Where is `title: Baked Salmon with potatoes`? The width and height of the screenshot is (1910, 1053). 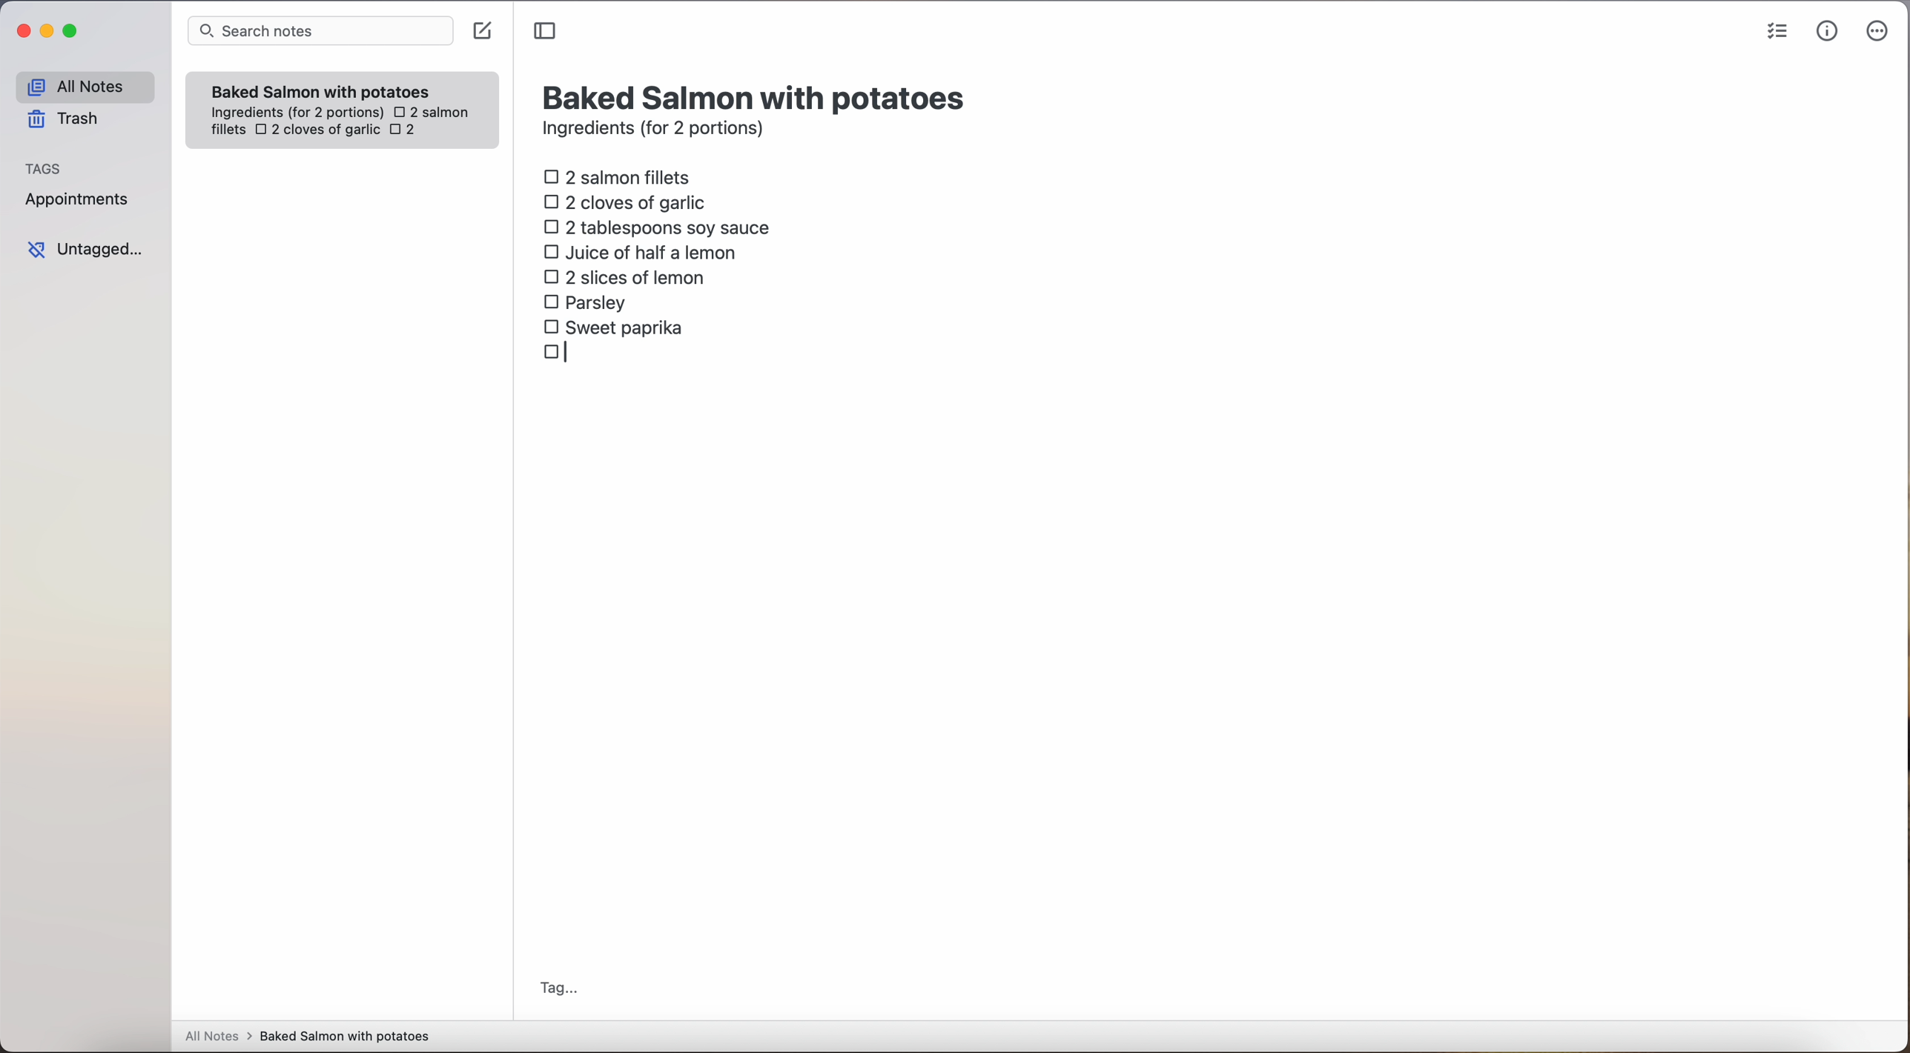
title: Baked Salmon with potatoes is located at coordinates (757, 96).